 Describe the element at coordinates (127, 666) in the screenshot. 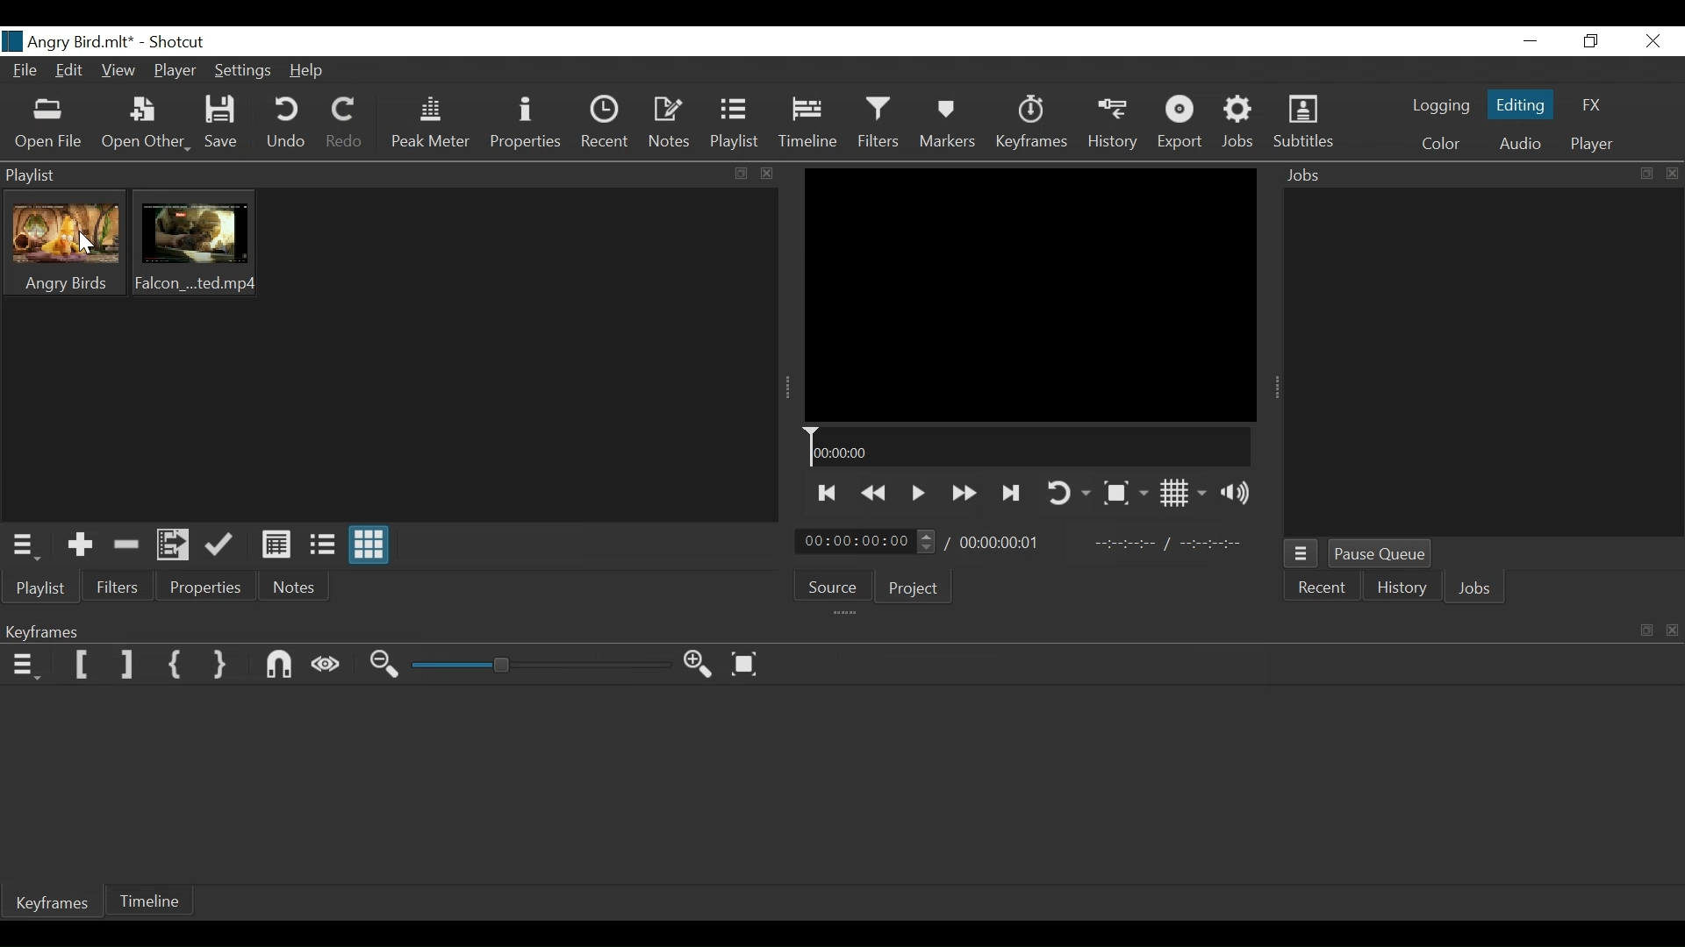

I see `Set Filter last` at that location.